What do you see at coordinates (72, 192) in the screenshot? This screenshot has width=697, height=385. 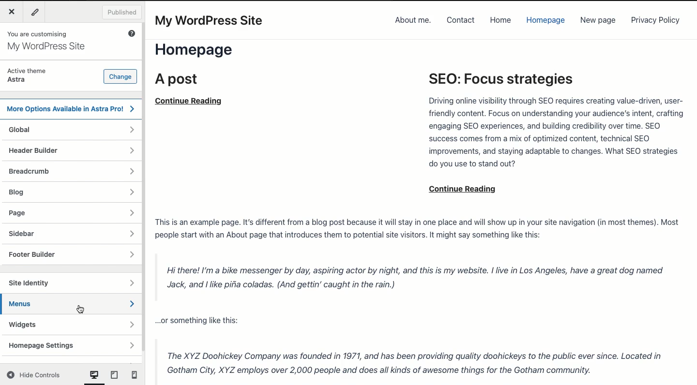 I see `Blog` at bounding box center [72, 192].